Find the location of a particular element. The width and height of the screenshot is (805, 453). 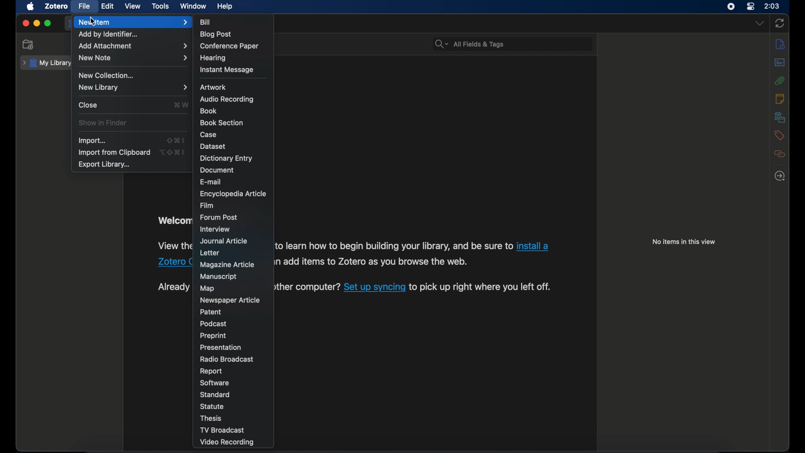

screen recorder is located at coordinates (732, 7).